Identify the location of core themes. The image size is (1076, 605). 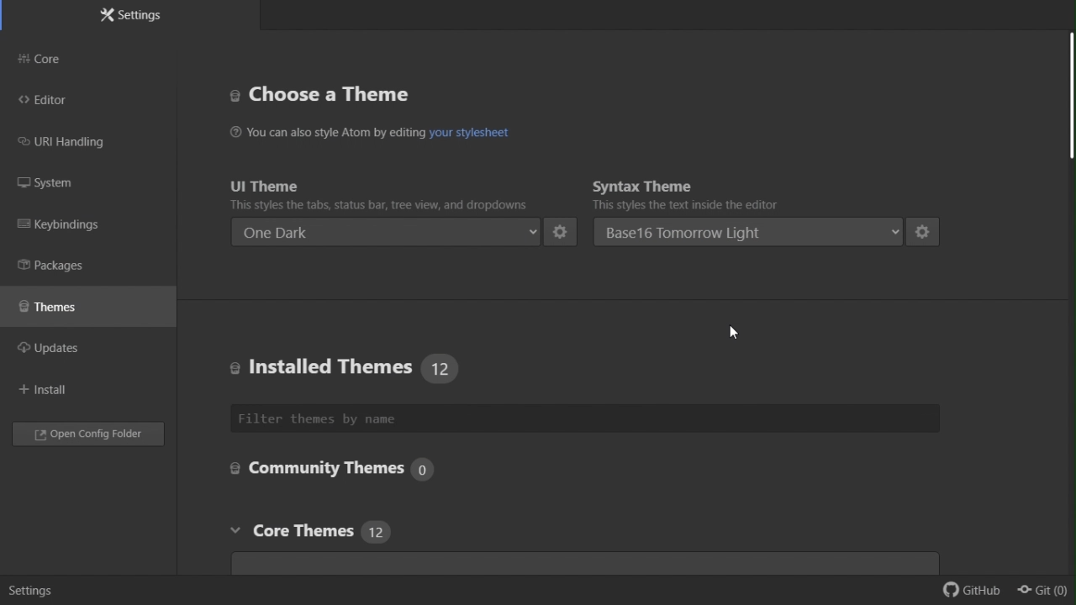
(340, 533).